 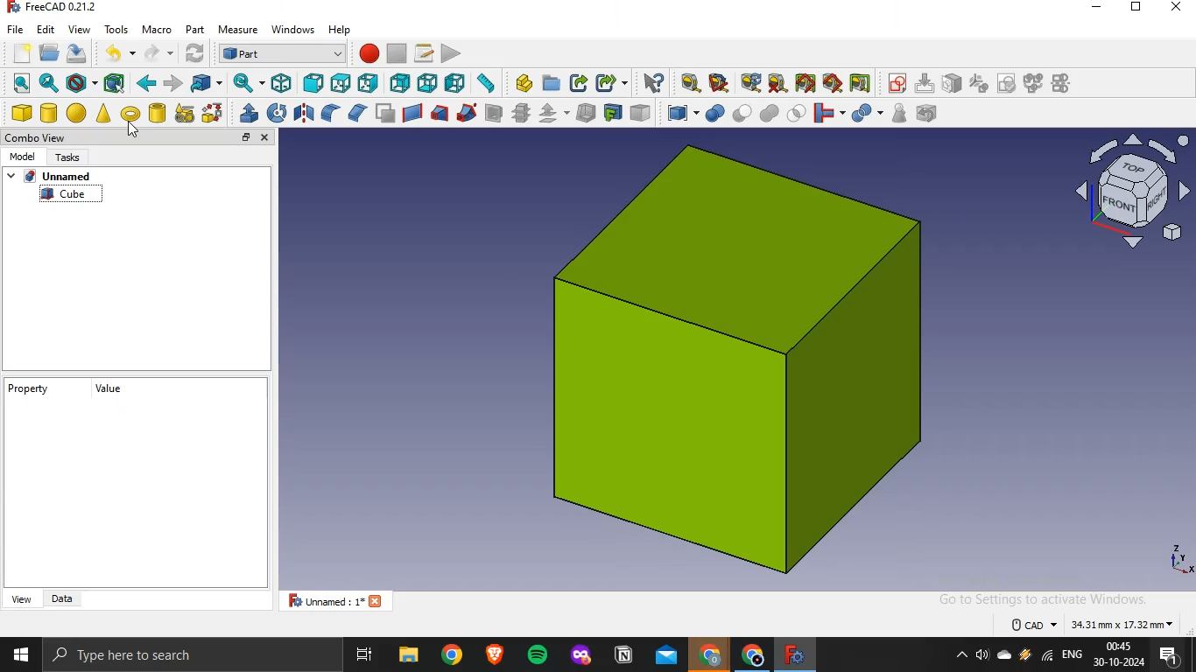 I want to click on value, so click(x=107, y=388).